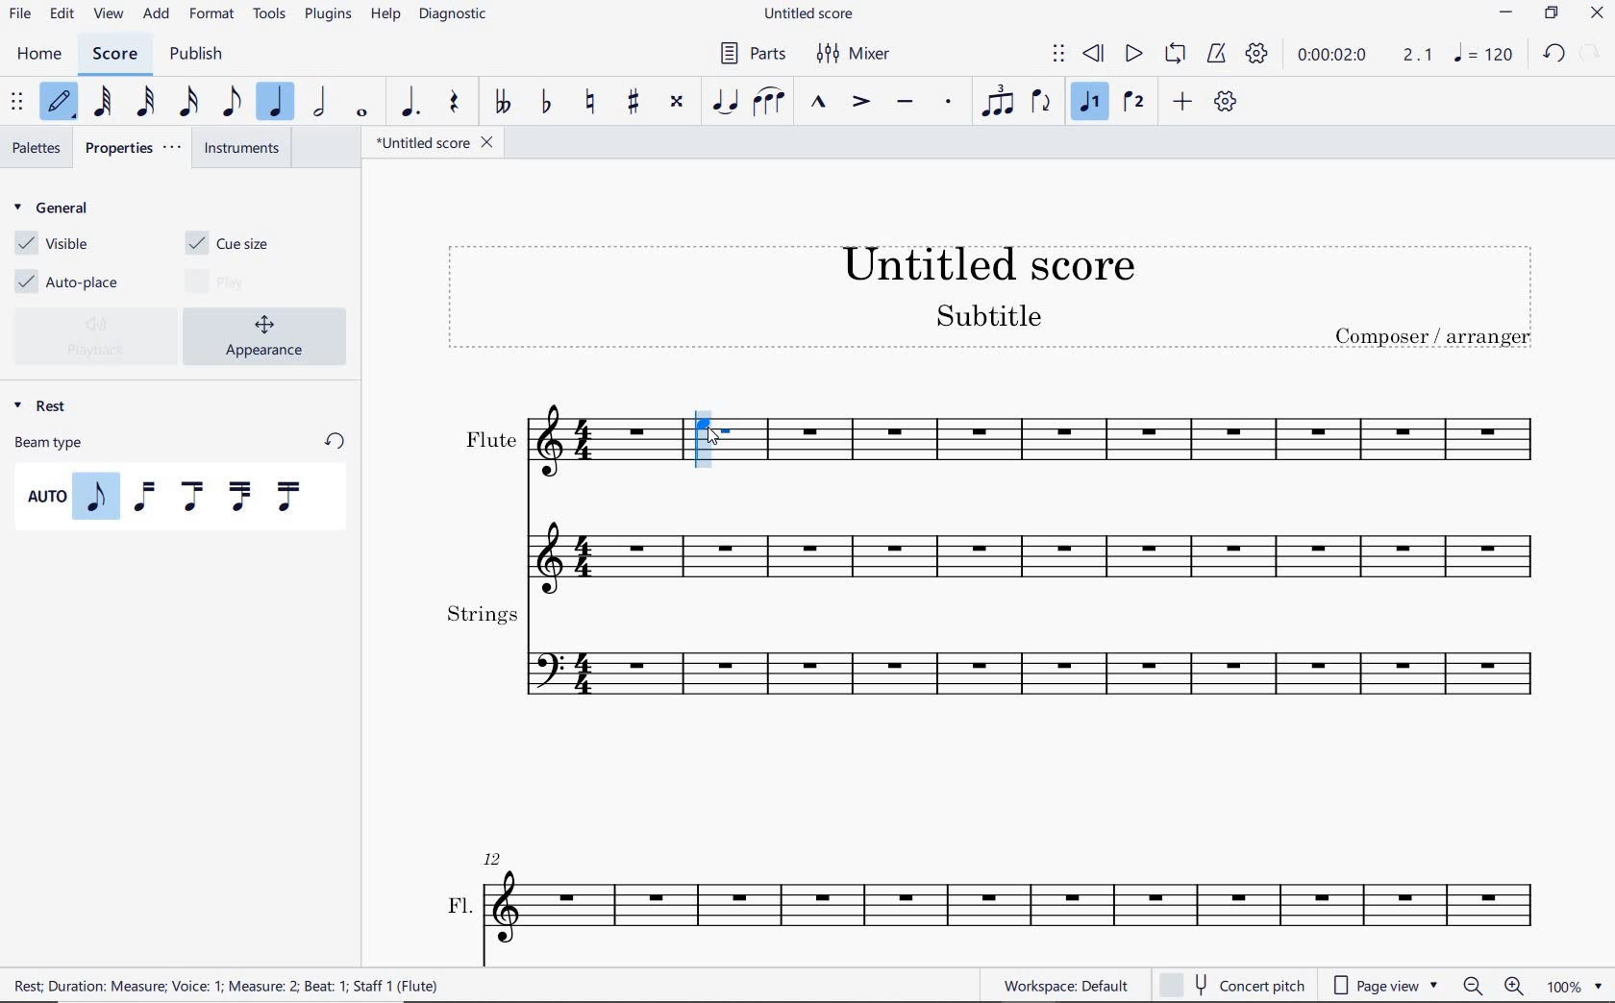 The width and height of the screenshot is (1615, 1003). I want to click on file, so click(18, 13).